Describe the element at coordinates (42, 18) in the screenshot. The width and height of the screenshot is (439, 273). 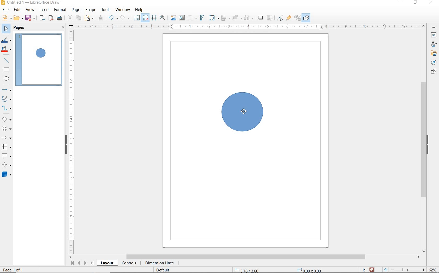
I see `EXPORT` at that location.